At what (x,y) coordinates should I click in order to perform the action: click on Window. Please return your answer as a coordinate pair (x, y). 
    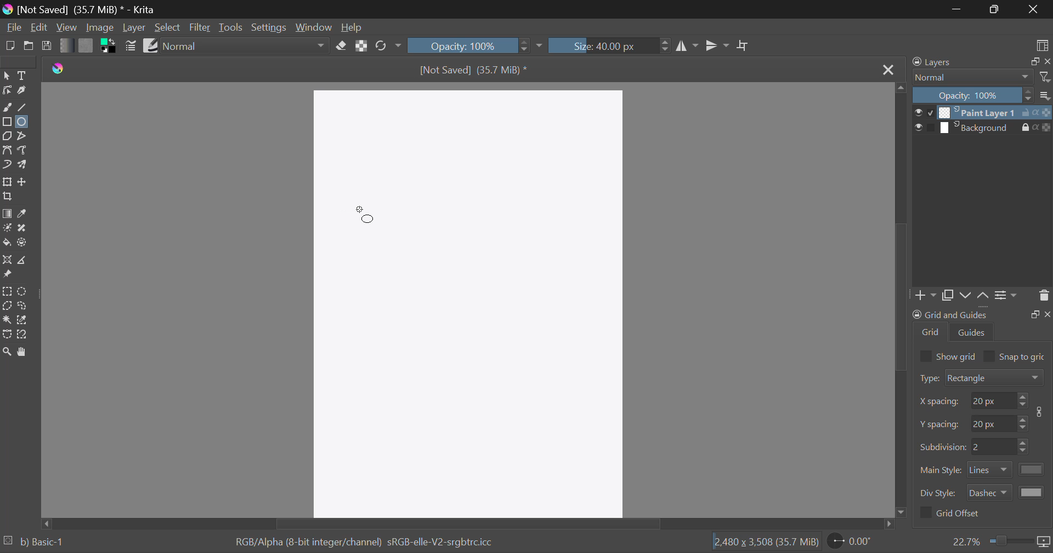
    Looking at the image, I should click on (314, 28).